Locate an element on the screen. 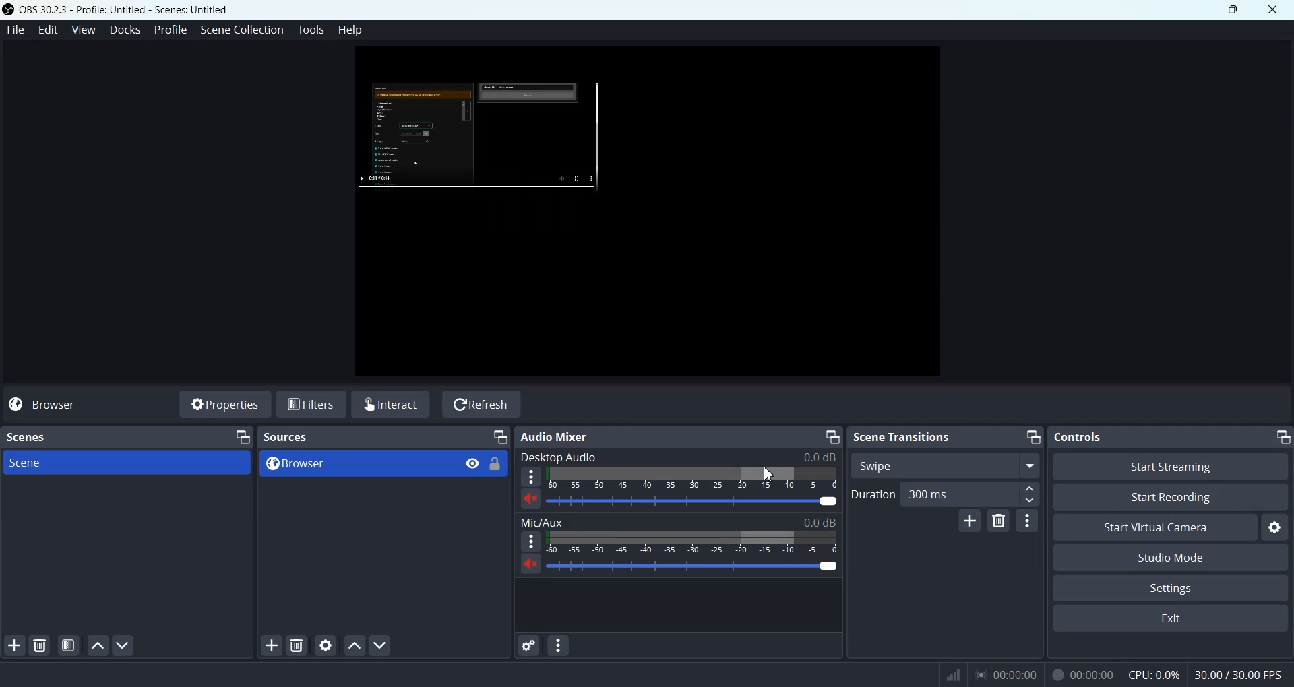  Settings is located at coordinates (1274, 528).